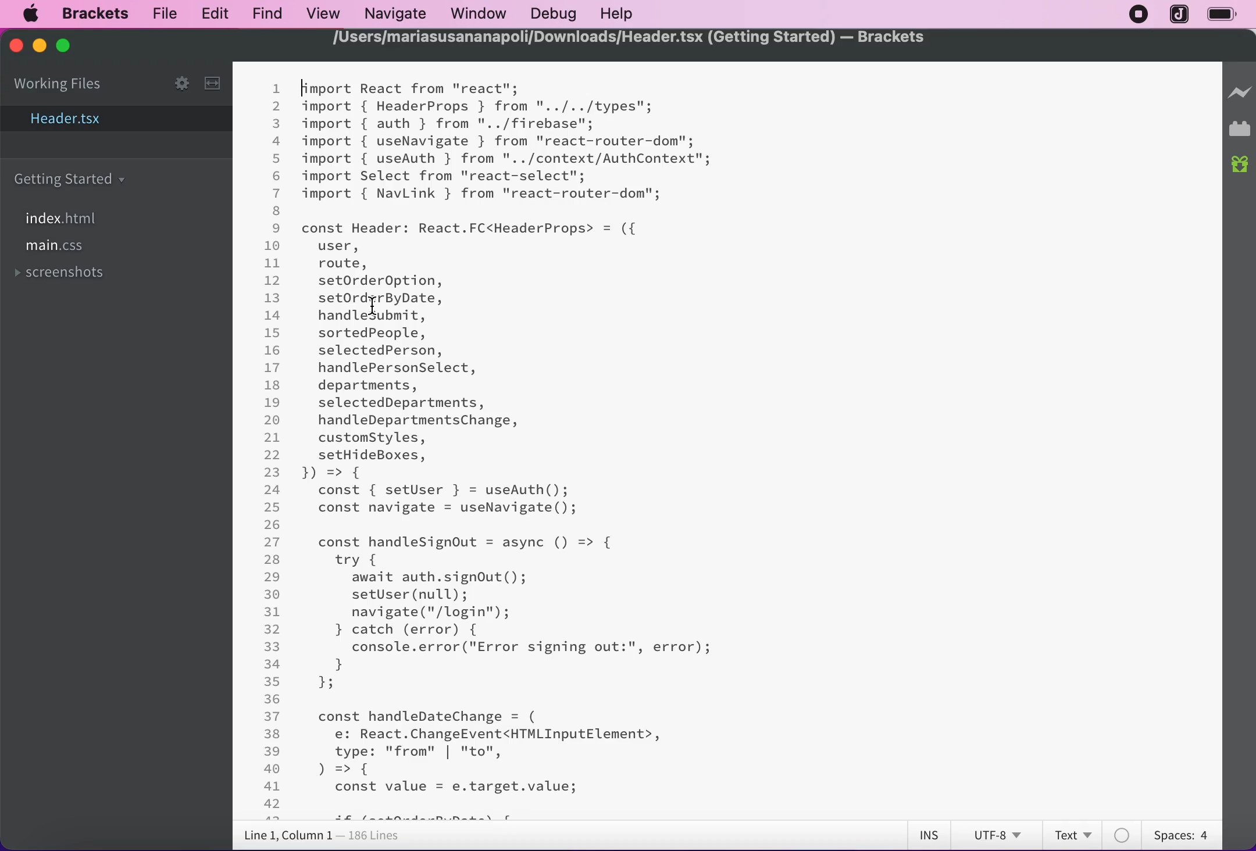  Describe the element at coordinates (272, 699) in the screenshot. I see `36` at that location.